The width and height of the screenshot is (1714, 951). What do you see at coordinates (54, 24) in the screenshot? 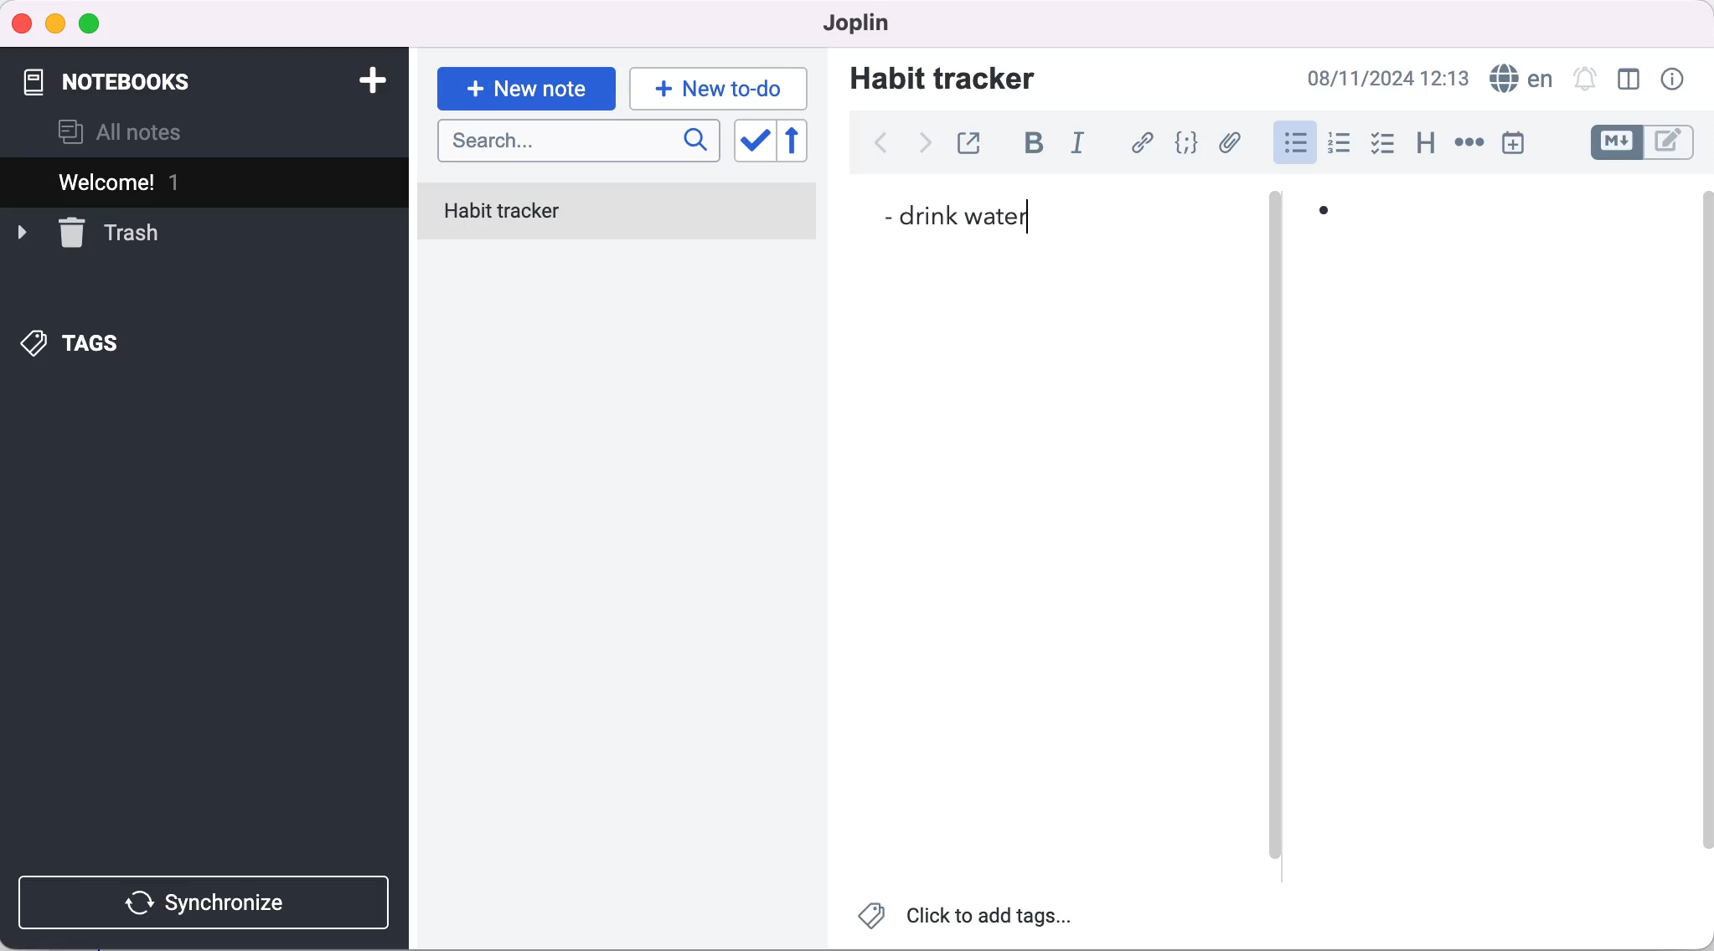
I see `minimize` at bounding box center [54, 24].